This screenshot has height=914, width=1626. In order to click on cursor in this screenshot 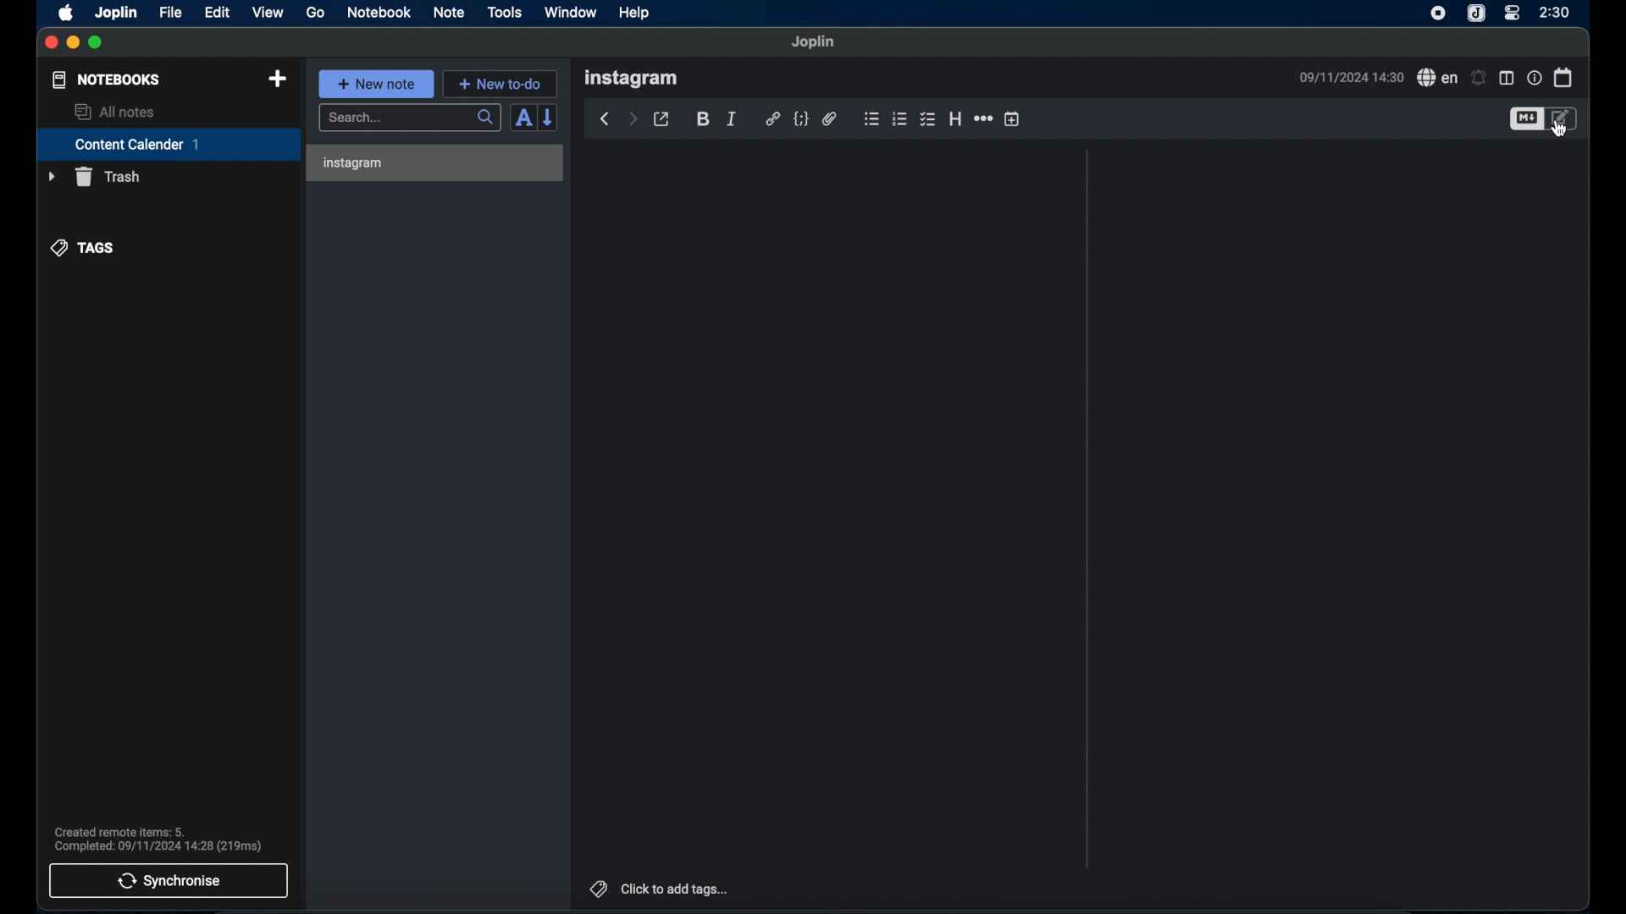, I will do `click(1560, 129)`.